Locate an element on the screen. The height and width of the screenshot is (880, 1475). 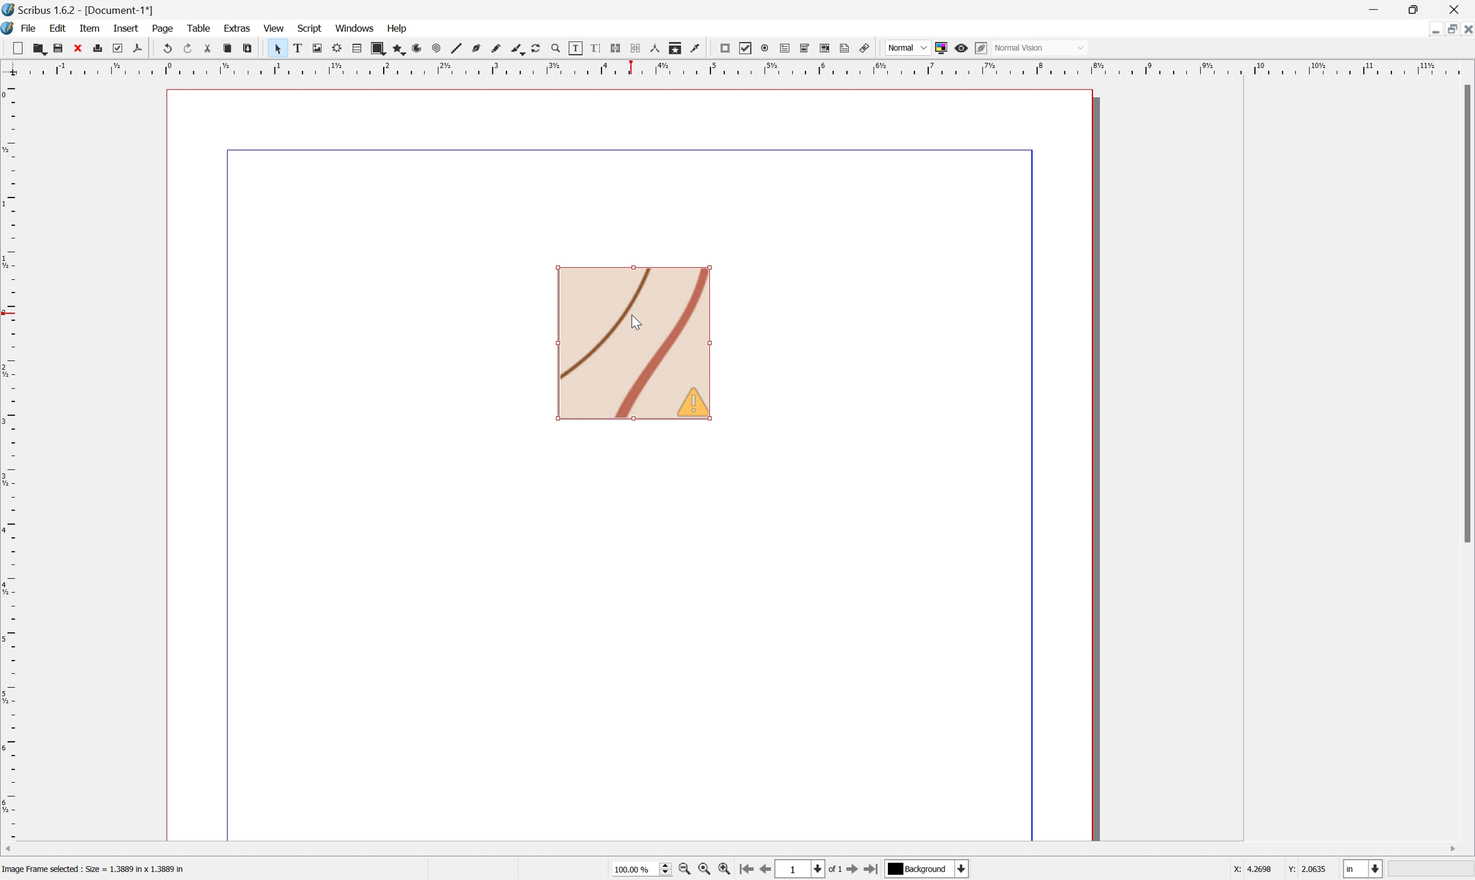
Redo is located at coordinates (192, 49).